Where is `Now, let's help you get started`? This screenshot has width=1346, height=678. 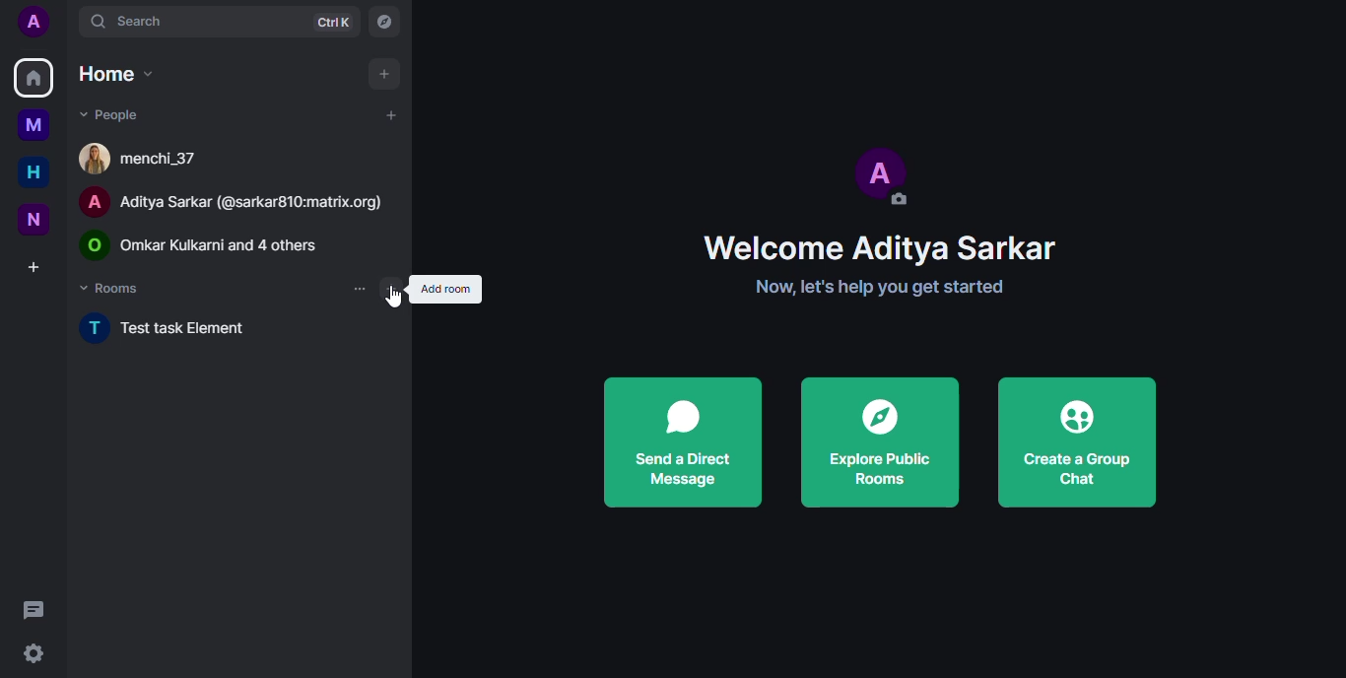
Now, let's help you get started is located at coordinates (837, 288).